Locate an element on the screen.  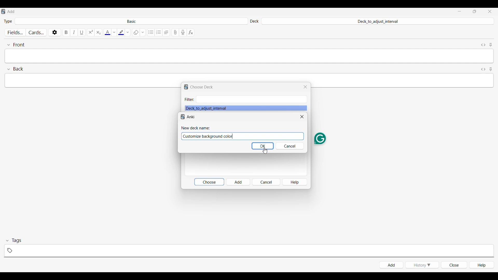
Help is located at coordinates (482, 265).